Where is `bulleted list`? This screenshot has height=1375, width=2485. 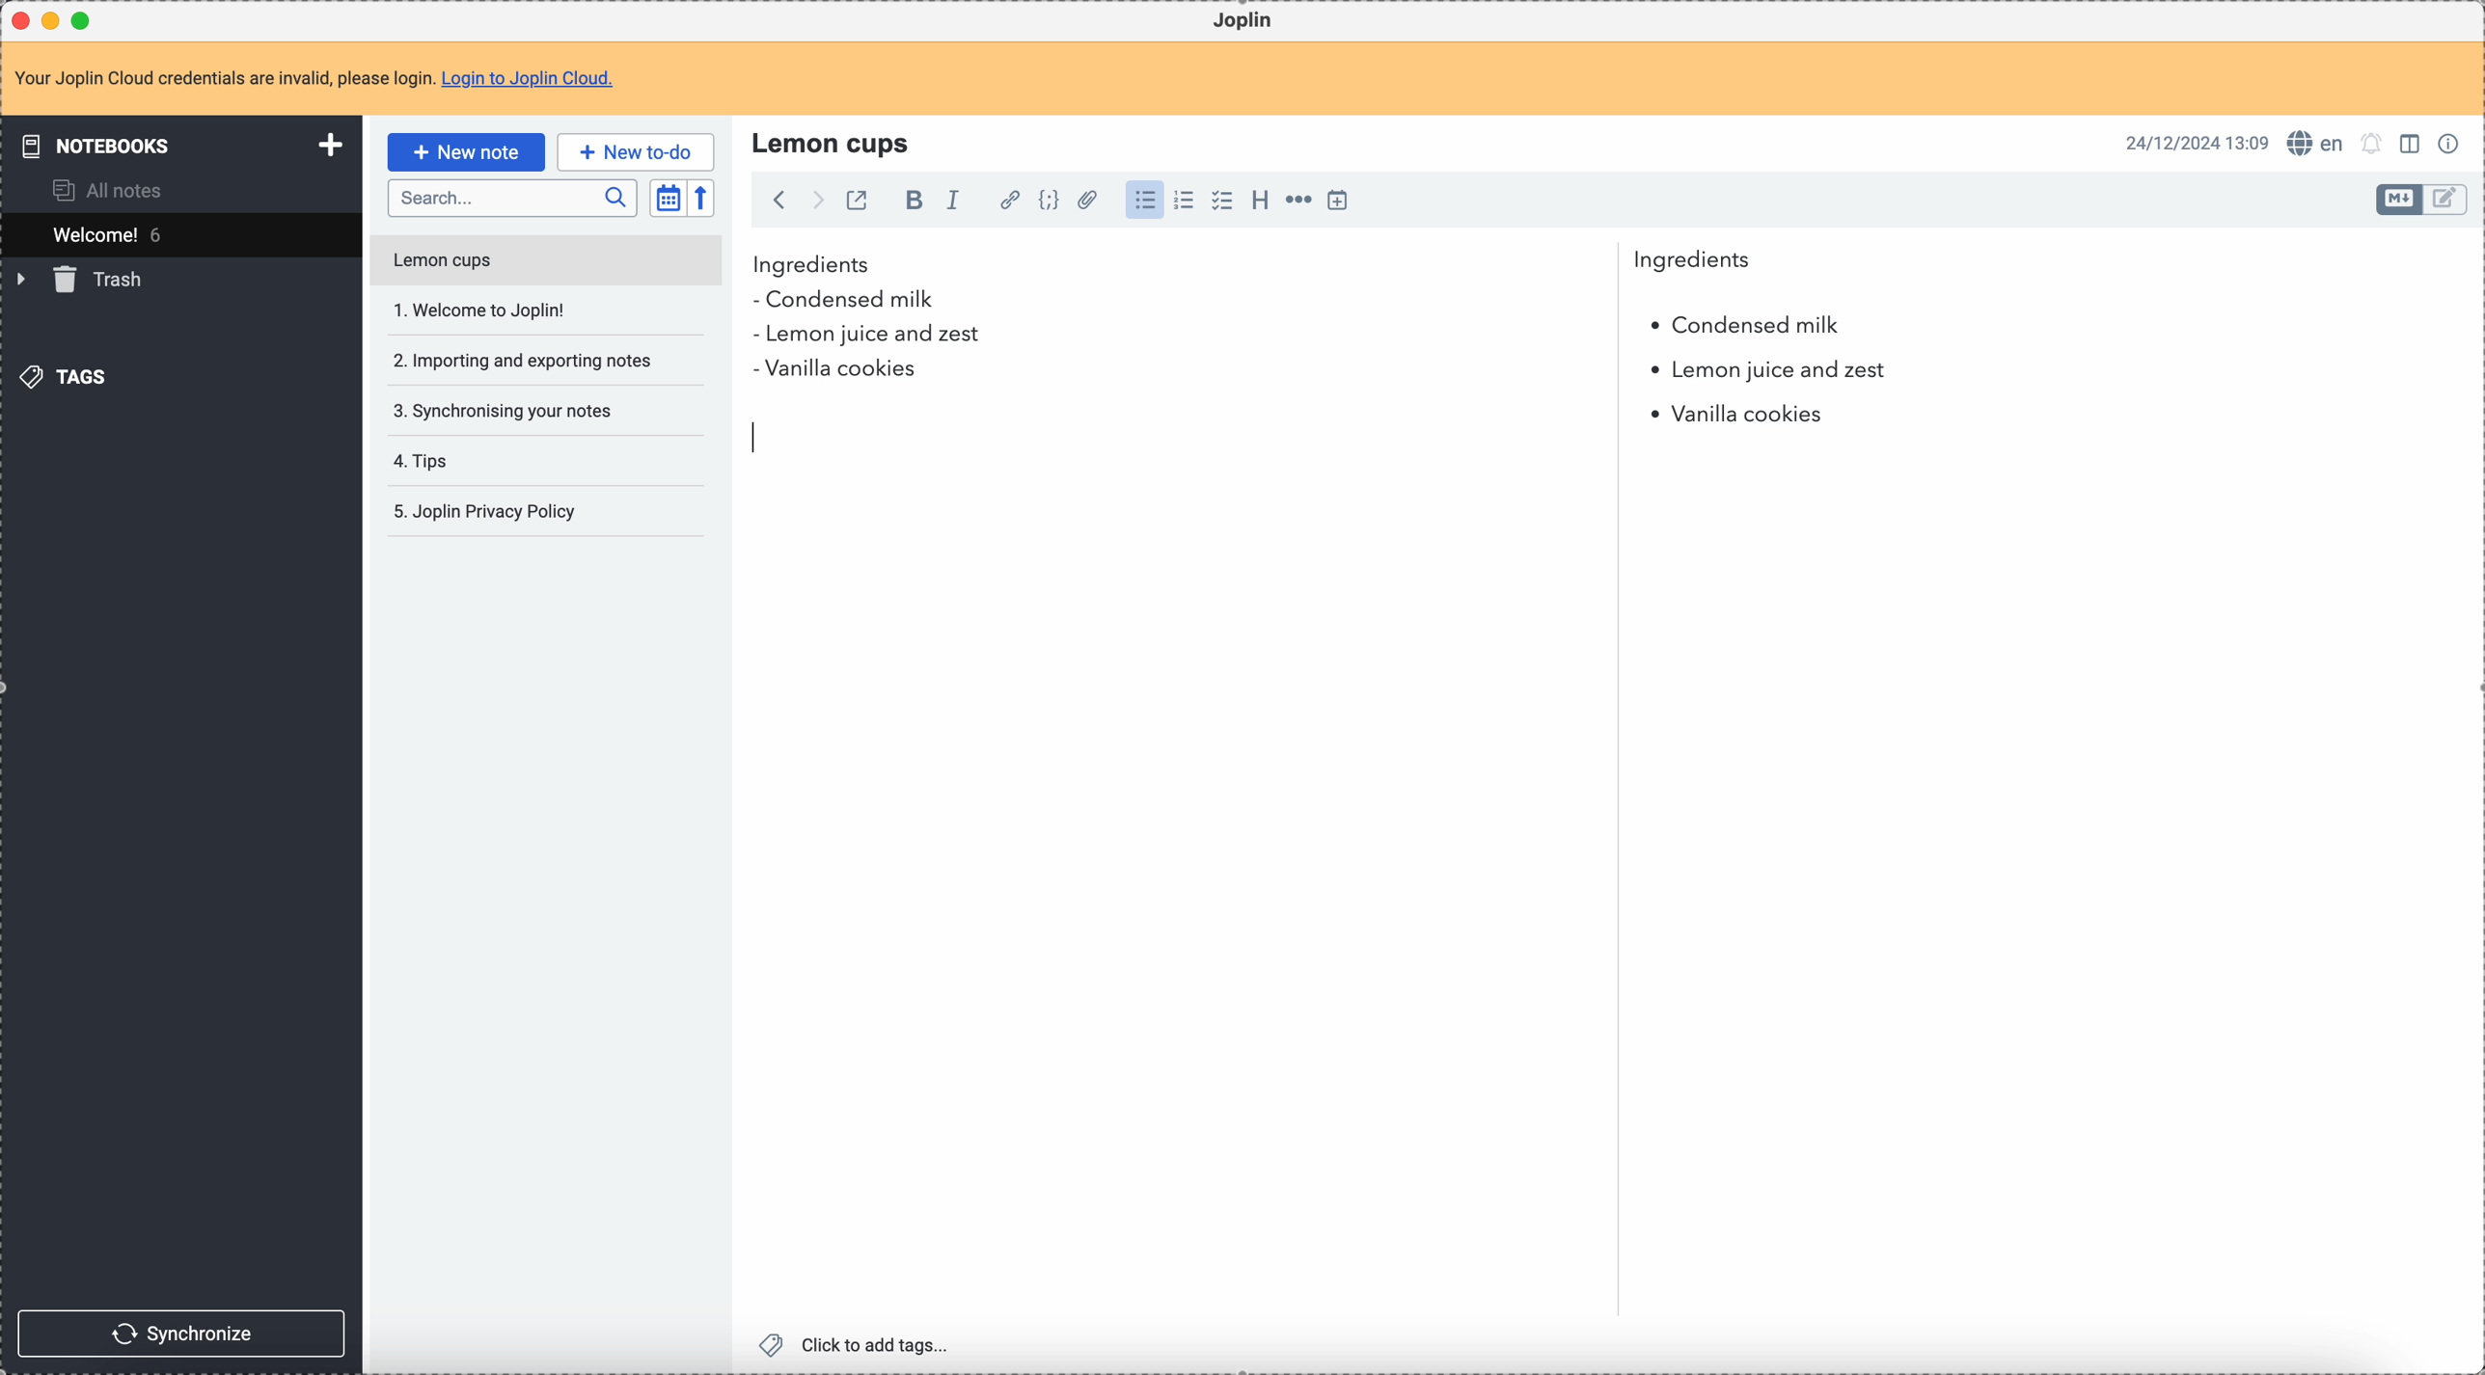
bulleted list is located at coordinates (1142, 201).